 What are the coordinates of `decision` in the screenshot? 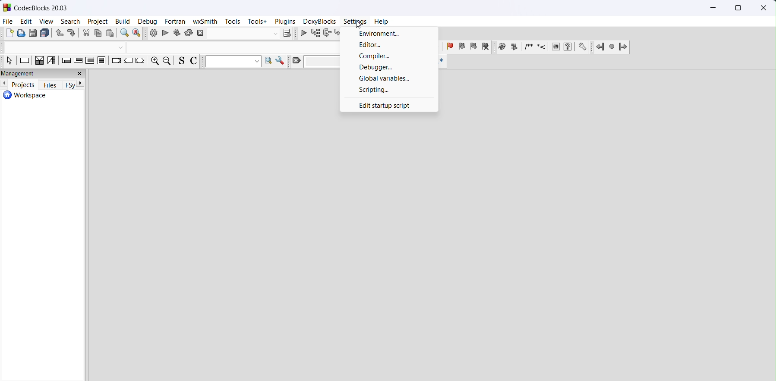 It's located at (39, 61).